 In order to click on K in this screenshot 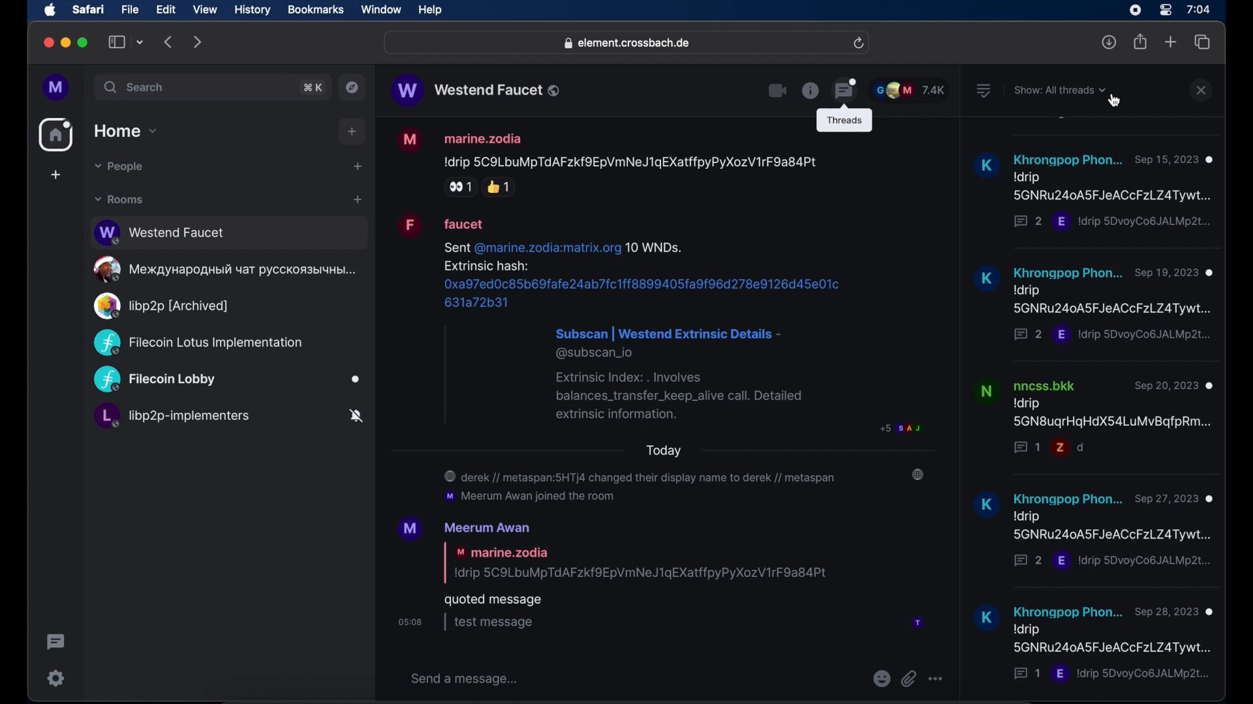, I will do `click(985, 166)`.